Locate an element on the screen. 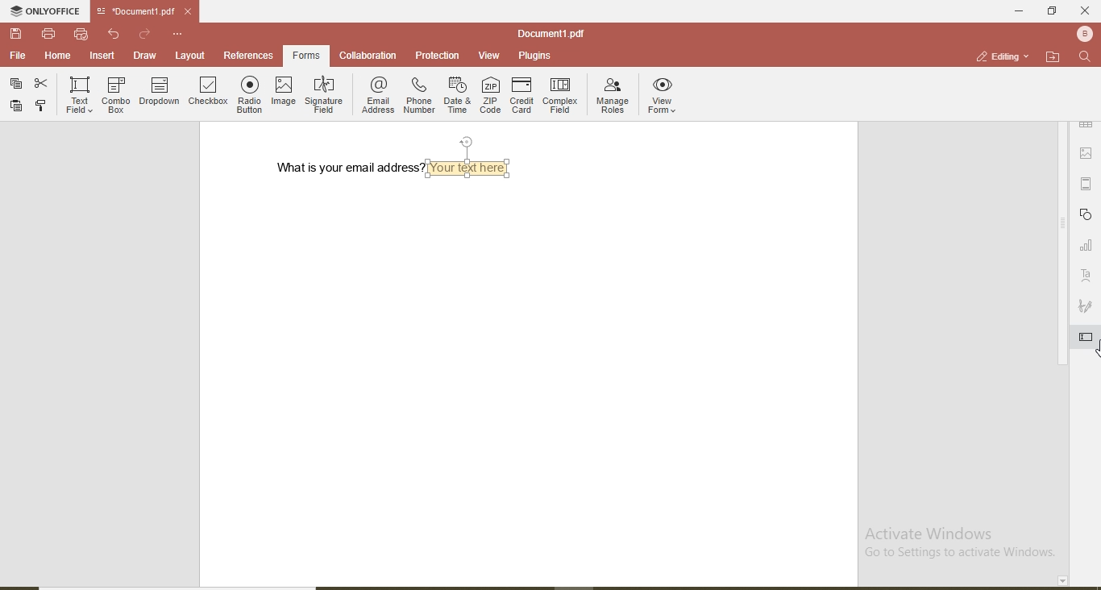  copy is located at coordinates (40, 105).